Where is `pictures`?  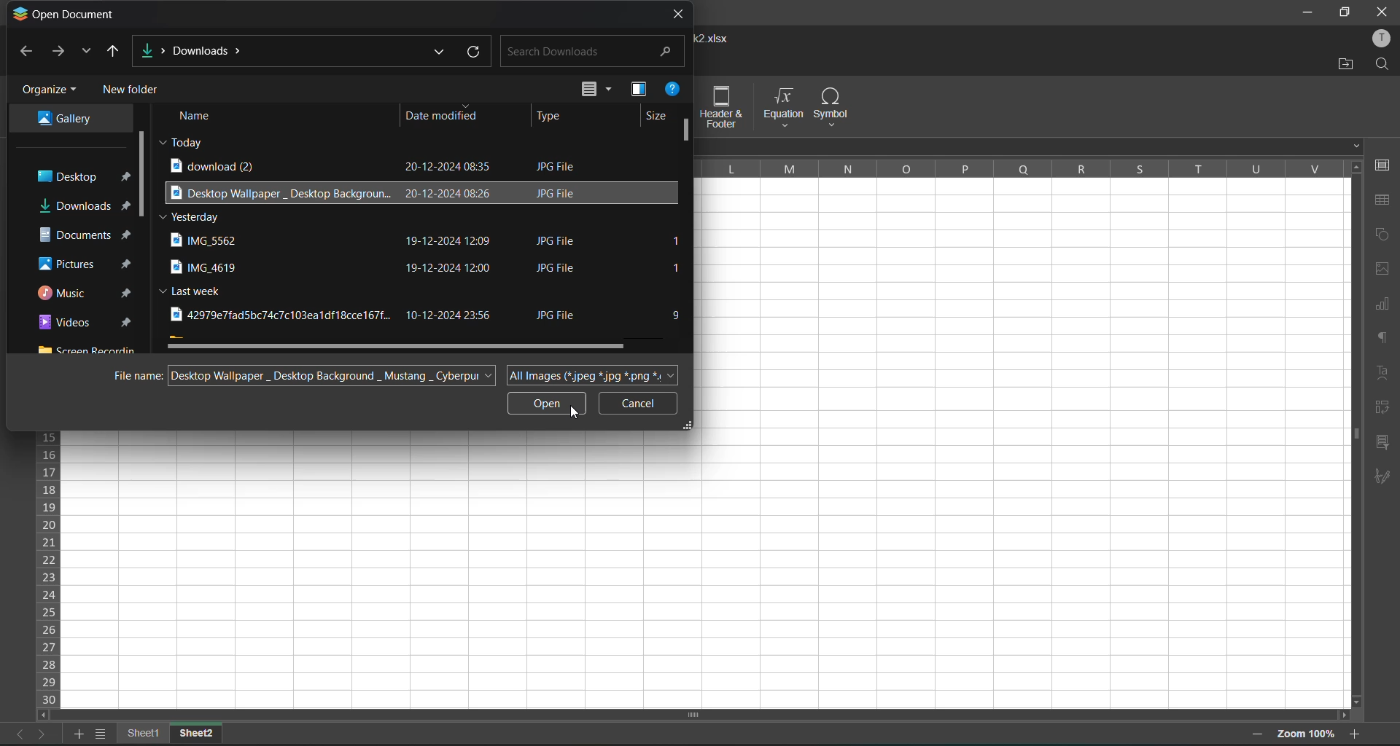 pictures is located at coordinates (82, 262).